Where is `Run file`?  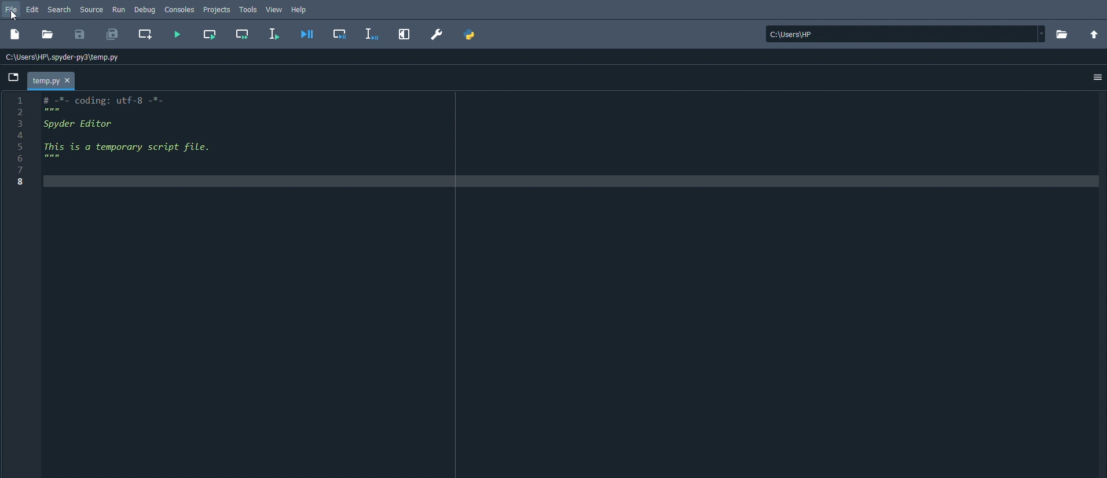 Run file is located at coordinates (177, 35).